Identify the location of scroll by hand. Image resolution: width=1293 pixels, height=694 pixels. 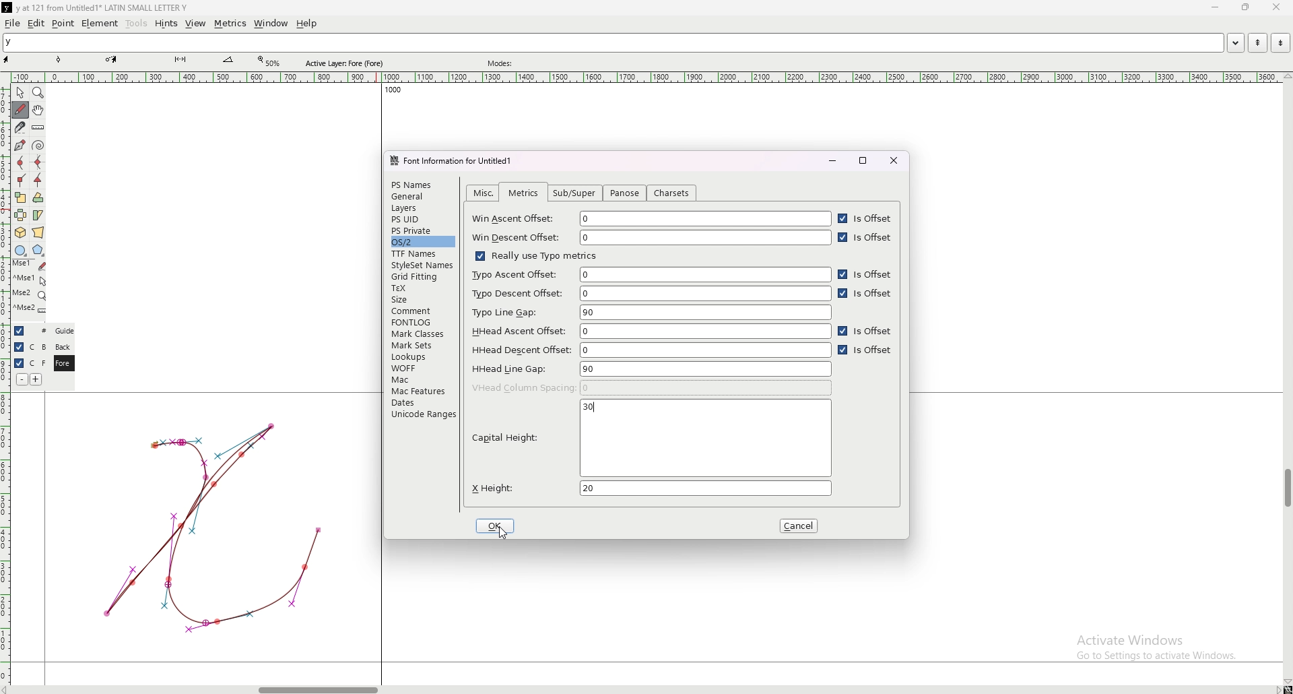
(38, 111).